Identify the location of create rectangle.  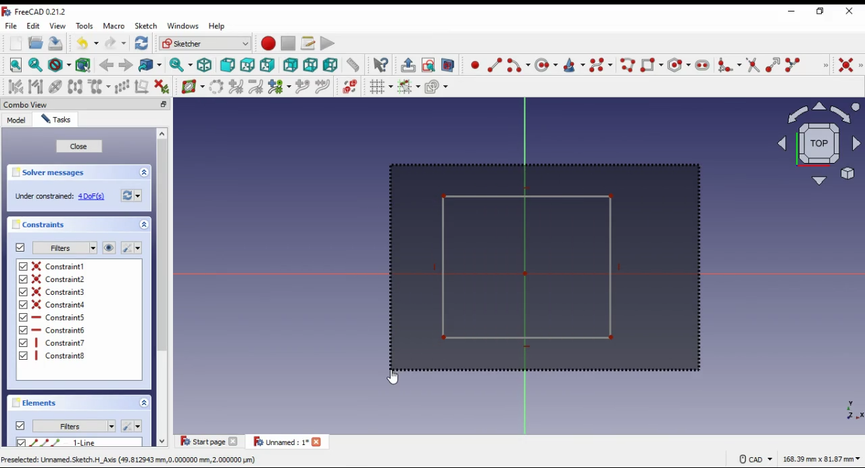
(652, 64).